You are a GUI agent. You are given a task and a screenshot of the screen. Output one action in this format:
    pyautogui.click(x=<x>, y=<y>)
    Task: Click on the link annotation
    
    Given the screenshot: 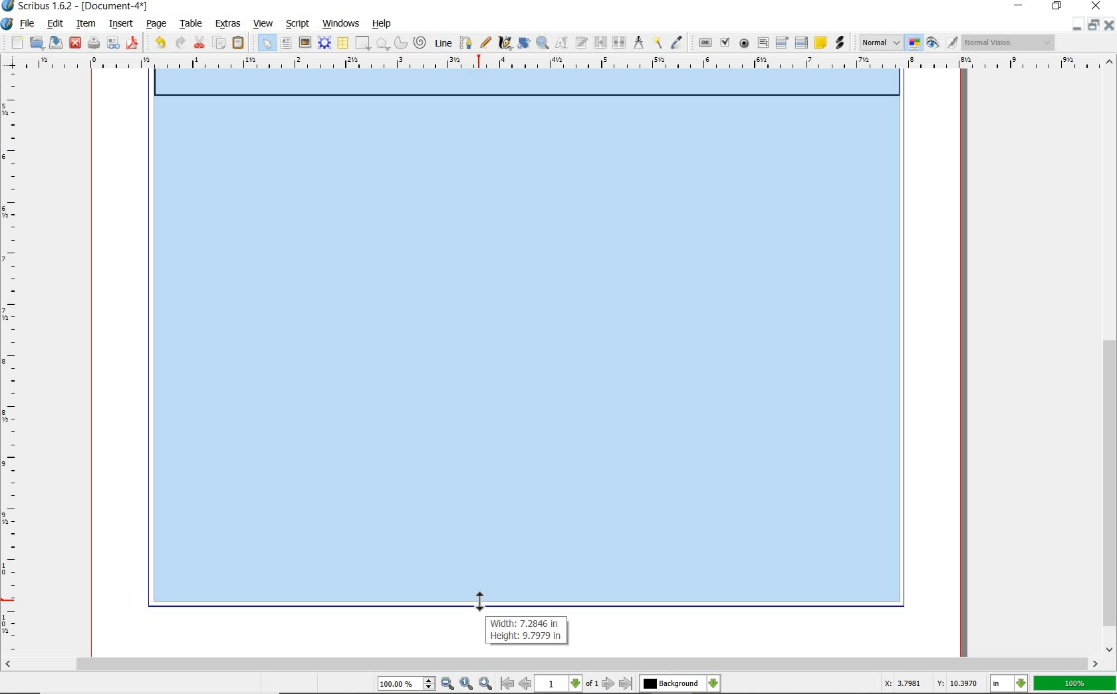 What is the action you would take?
    pyautogui.click(x=838, y=44)
    